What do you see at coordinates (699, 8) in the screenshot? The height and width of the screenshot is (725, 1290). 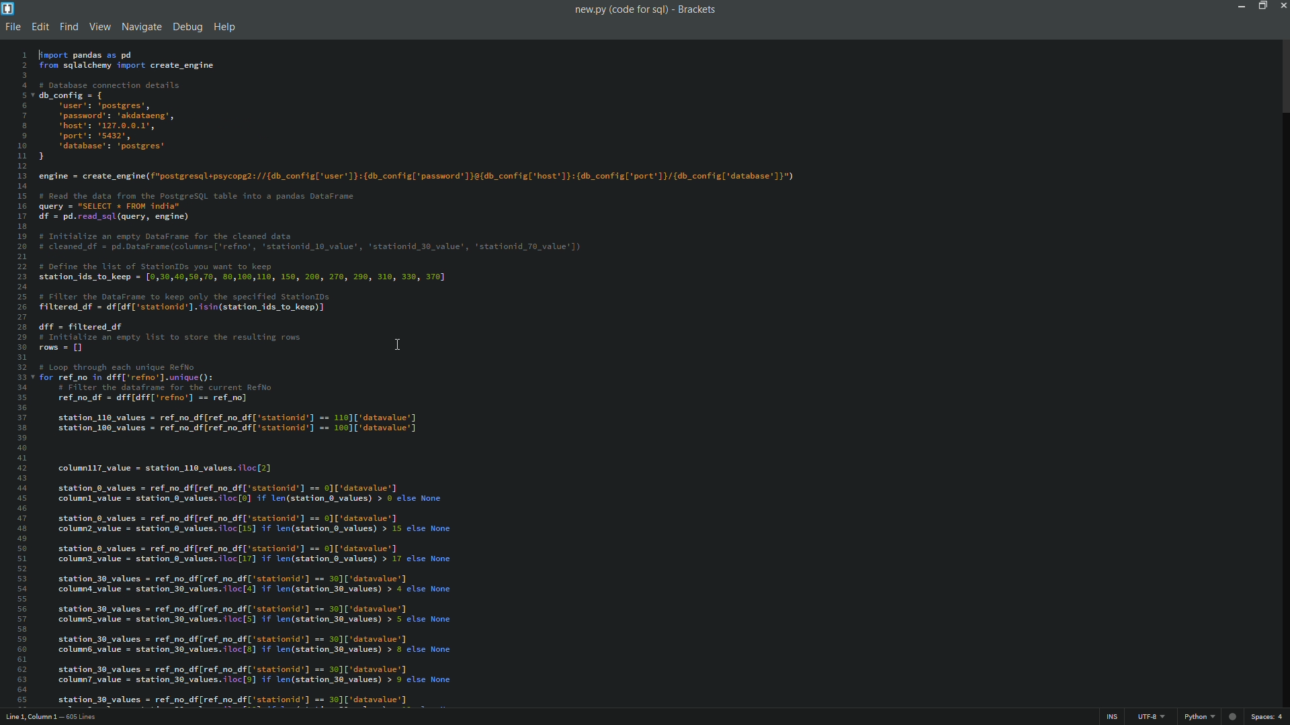 I see `app name` at bounding box center [699, 8].